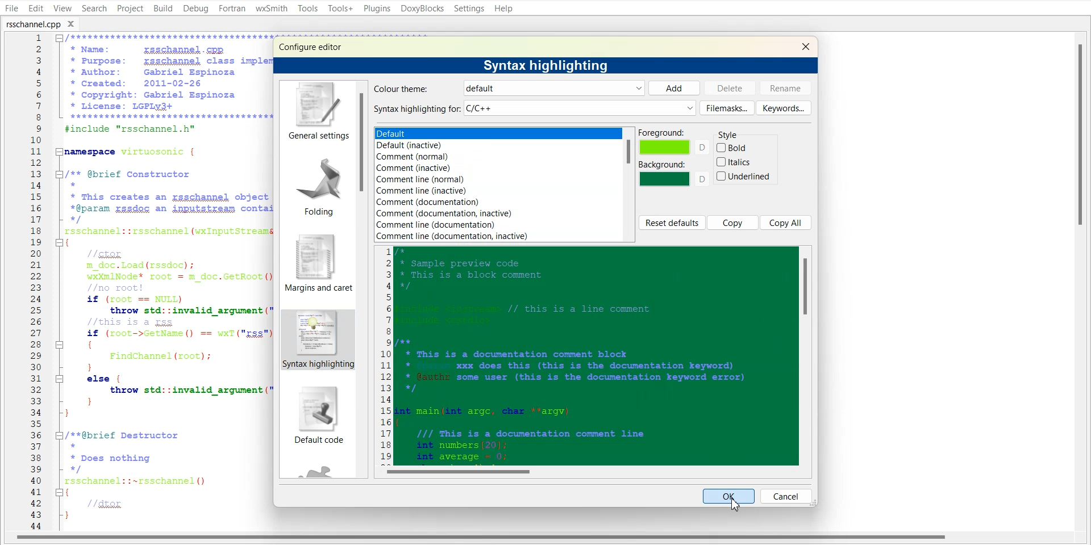 Image resolution: width=1091 pixels, height=545 pixels. I want to click on DoxyBlocks, so click(422, 9).